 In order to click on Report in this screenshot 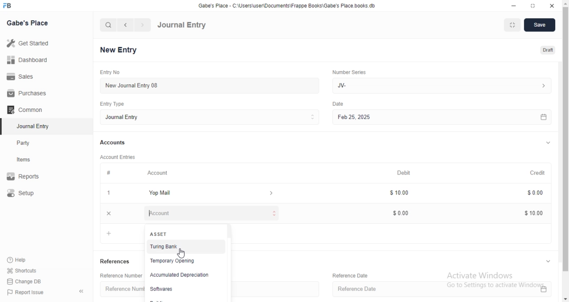, I will do `click(30, 176)`.